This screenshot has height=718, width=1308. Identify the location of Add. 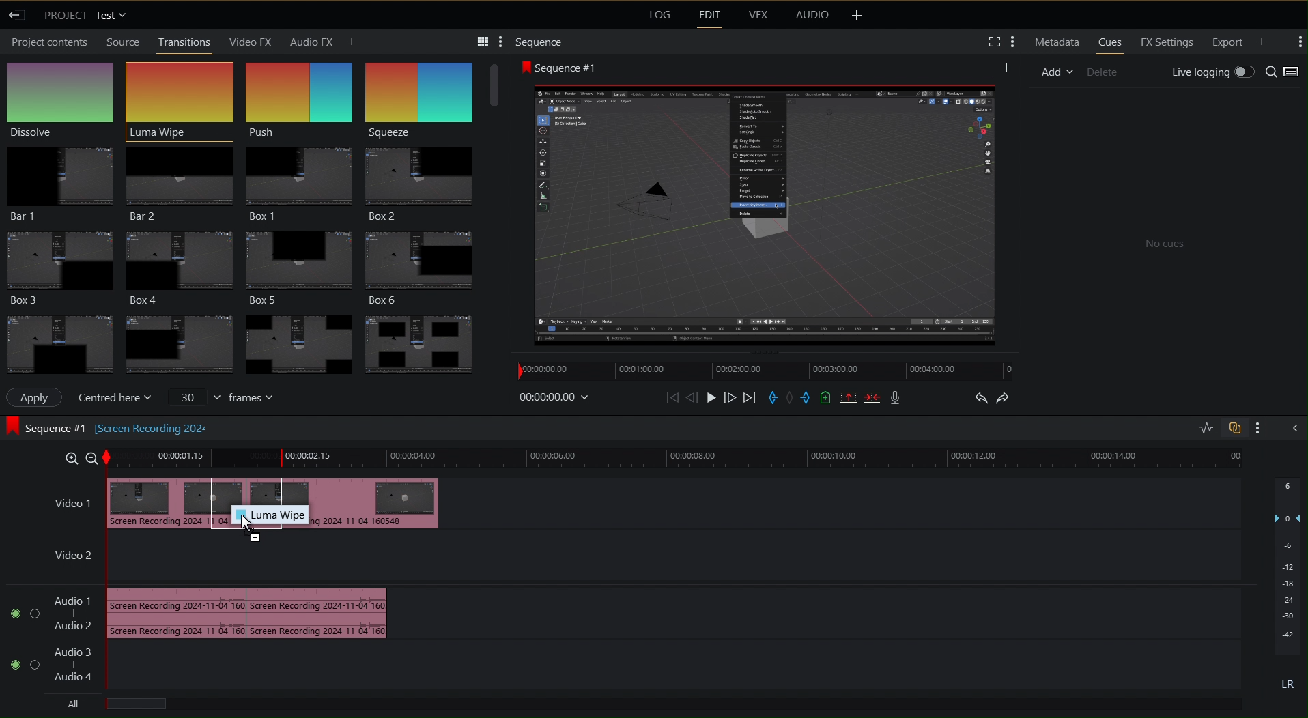
(1057, 72).